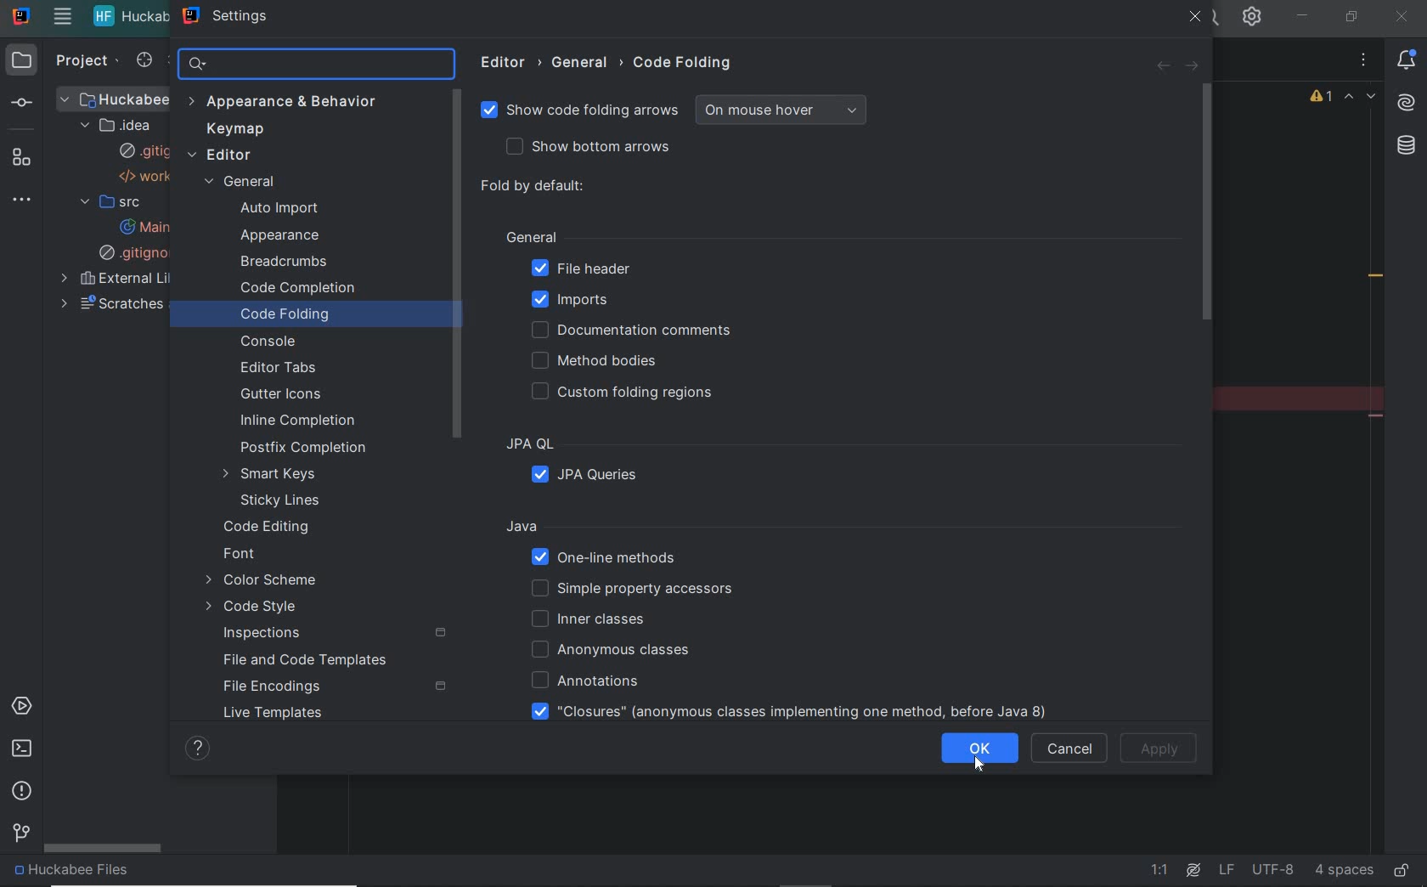 The height and width of the screenshot is (887, 1427). What do you see at coordinates (240, 554) in the screenshot?
I see `font` at bounding box center [240, 554].